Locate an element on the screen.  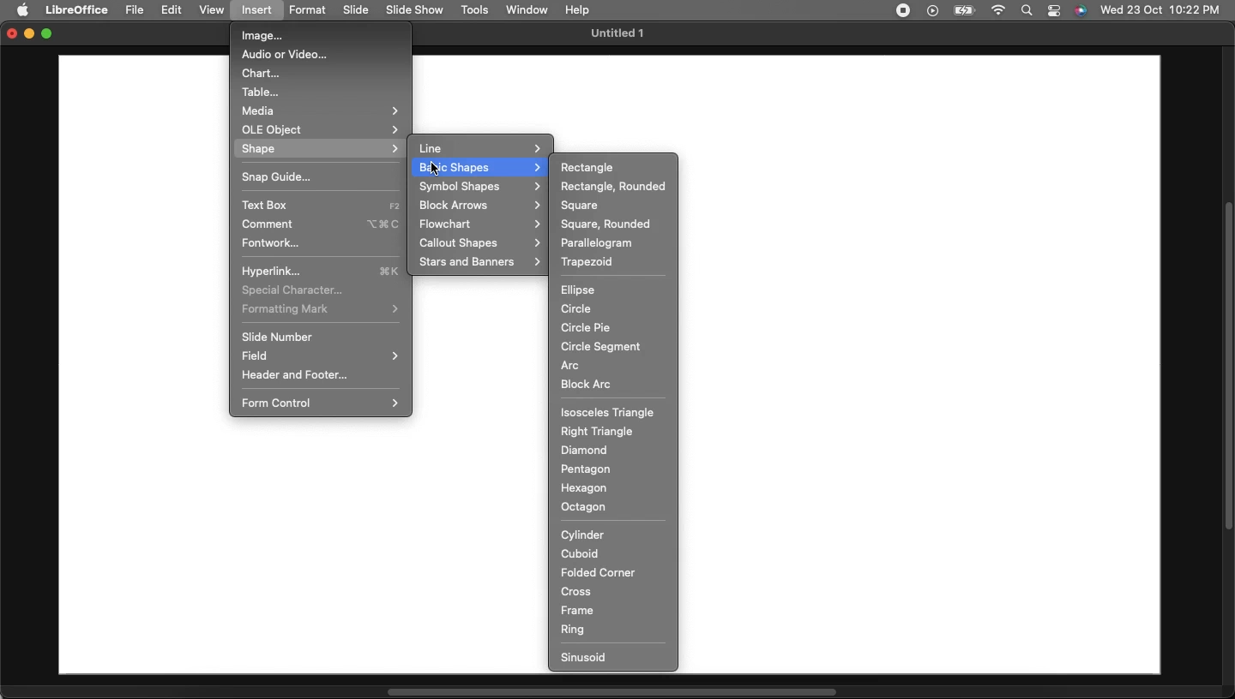
Text box is located at coordinates (321, 205).